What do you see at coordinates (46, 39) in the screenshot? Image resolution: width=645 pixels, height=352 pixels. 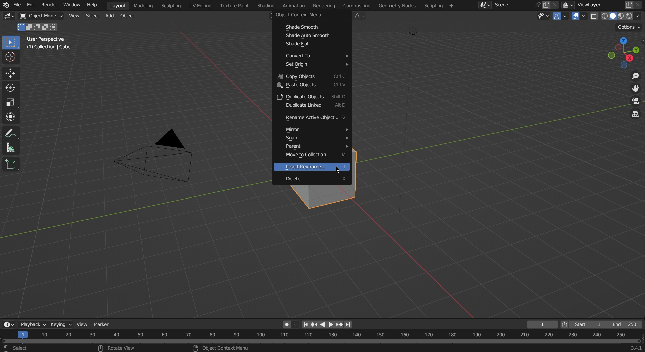 I see `User Perspective` at bounding box center [46, 39].